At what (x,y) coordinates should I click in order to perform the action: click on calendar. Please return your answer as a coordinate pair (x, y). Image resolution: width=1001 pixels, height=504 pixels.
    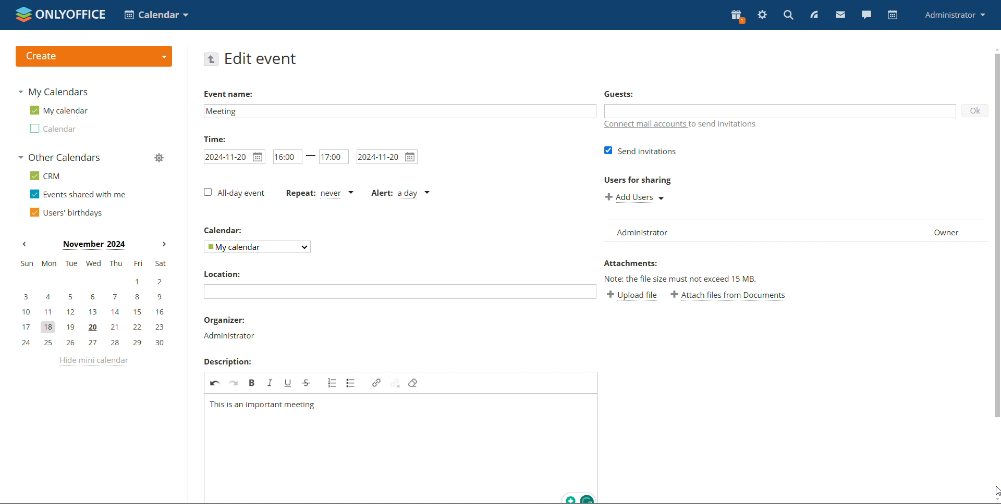
    Looking at the image, I should click on (894, 15).